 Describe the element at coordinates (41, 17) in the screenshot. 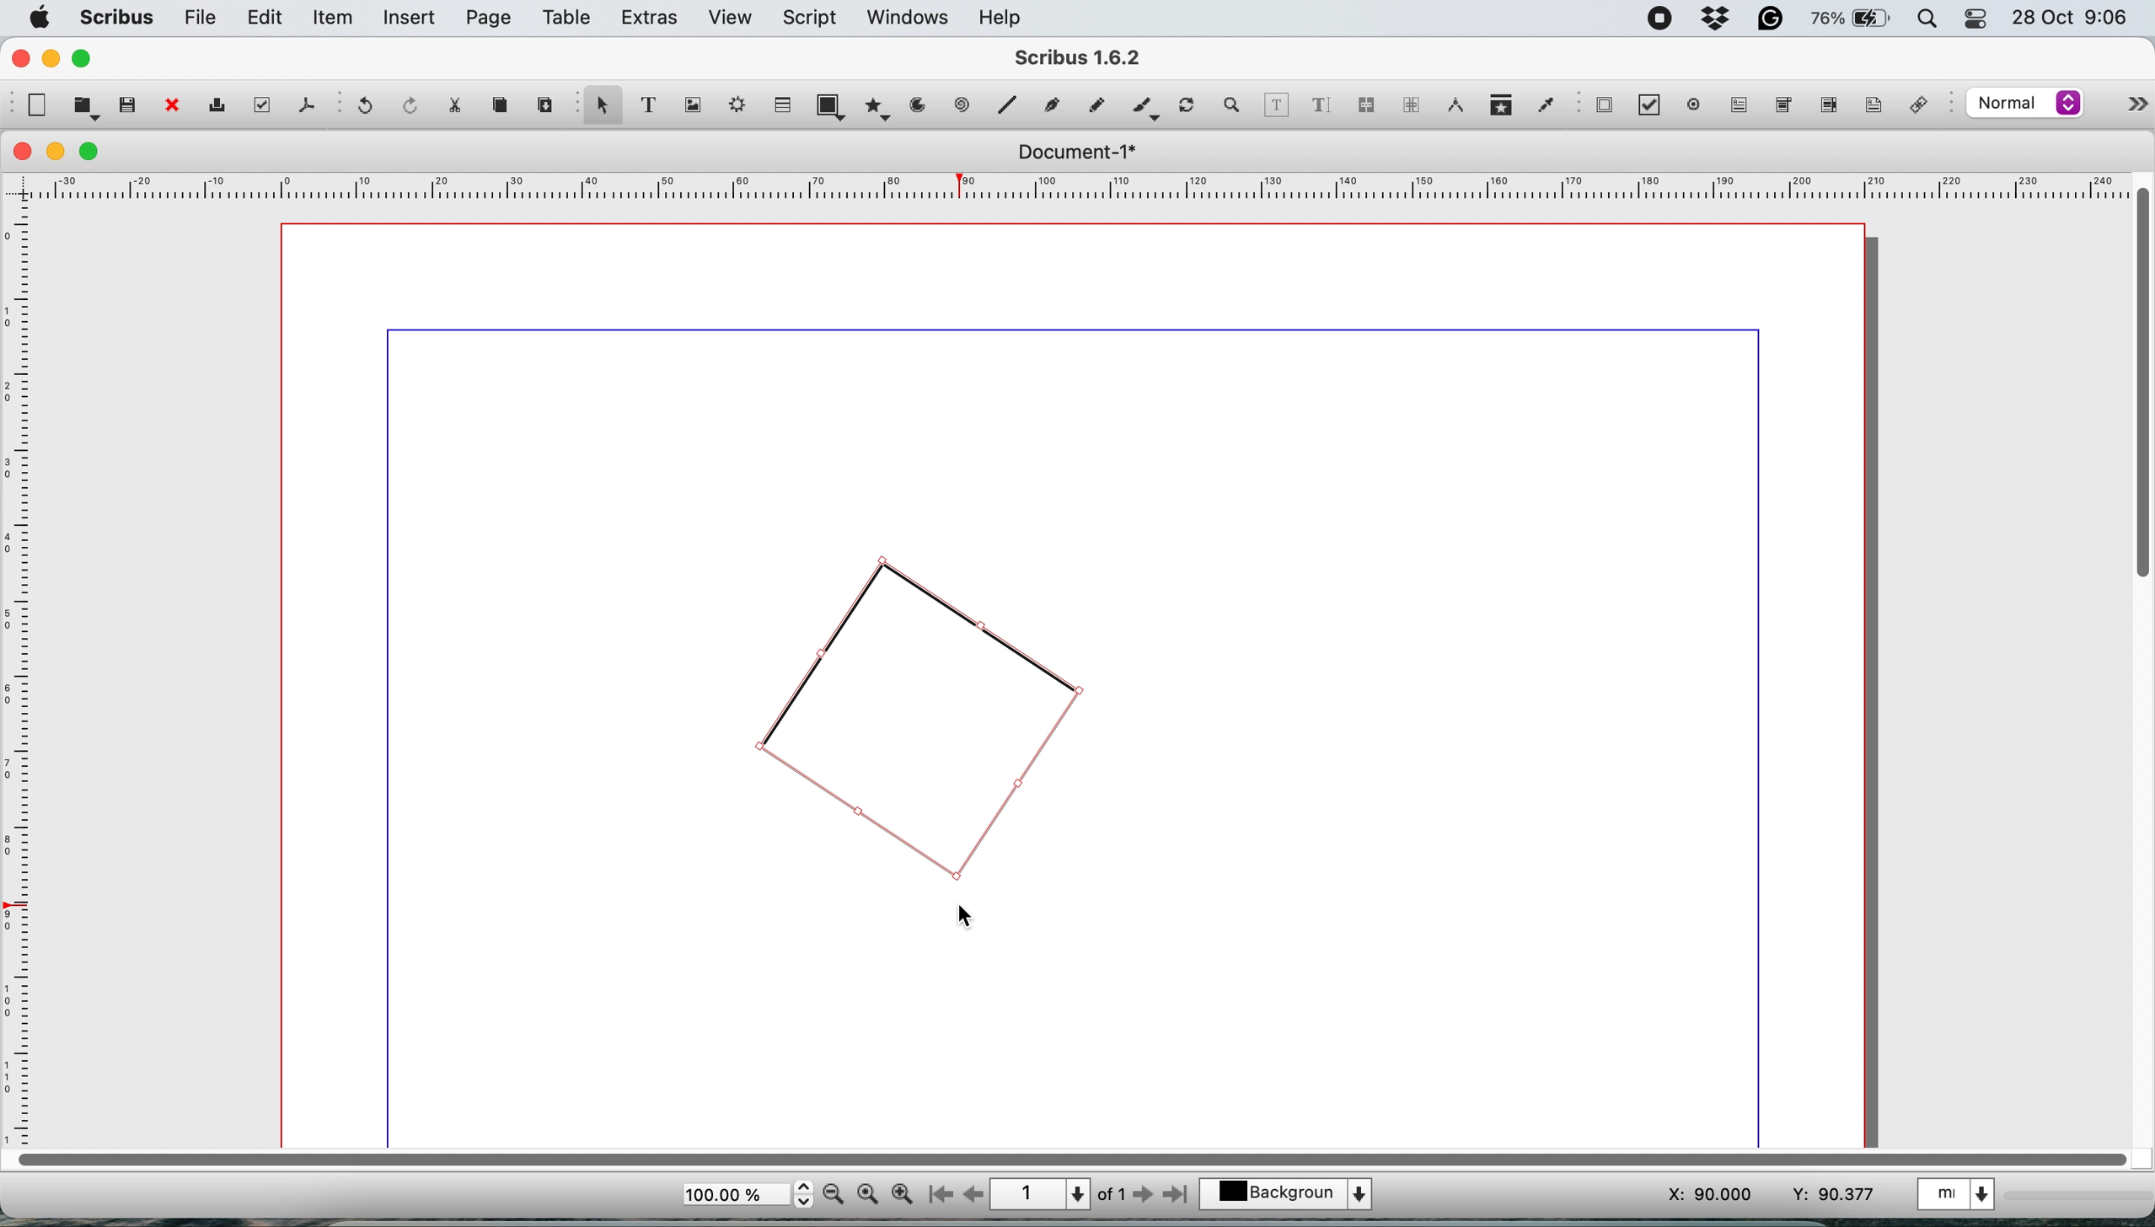

I see `system logo` at that location.